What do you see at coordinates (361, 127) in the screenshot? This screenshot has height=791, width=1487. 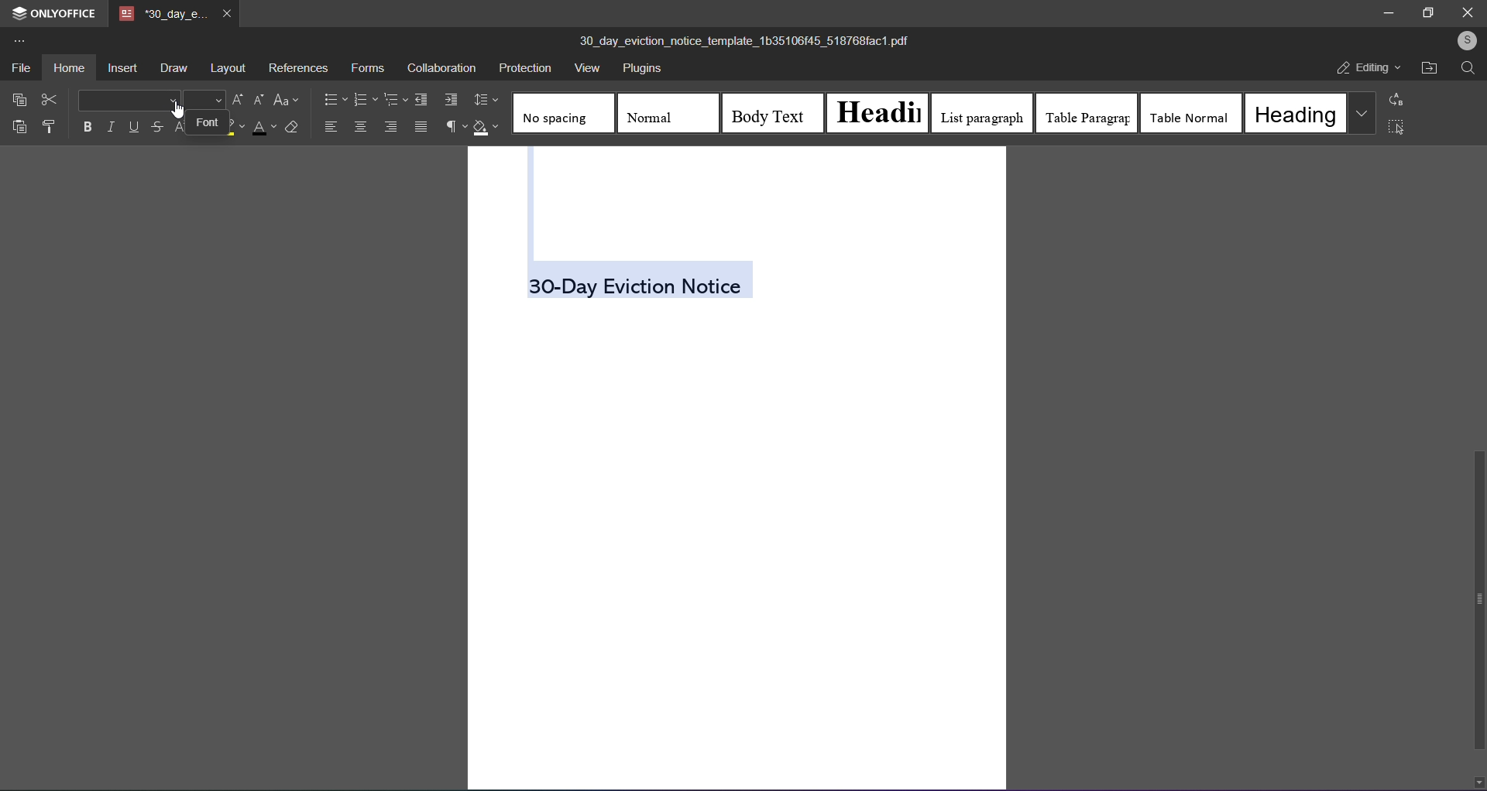 I see `middle align` at bounding box center [361, 127].